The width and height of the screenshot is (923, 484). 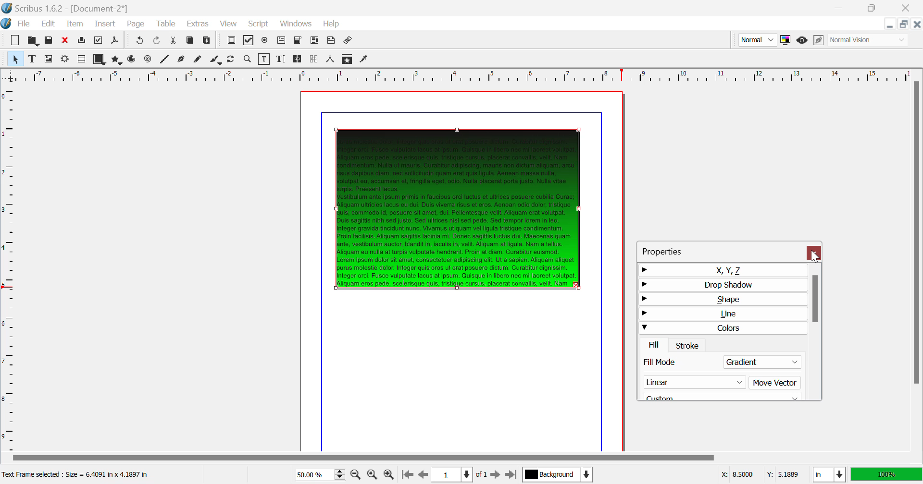 I want to click on Cursor Coordinates, so click(x=760, y=475).